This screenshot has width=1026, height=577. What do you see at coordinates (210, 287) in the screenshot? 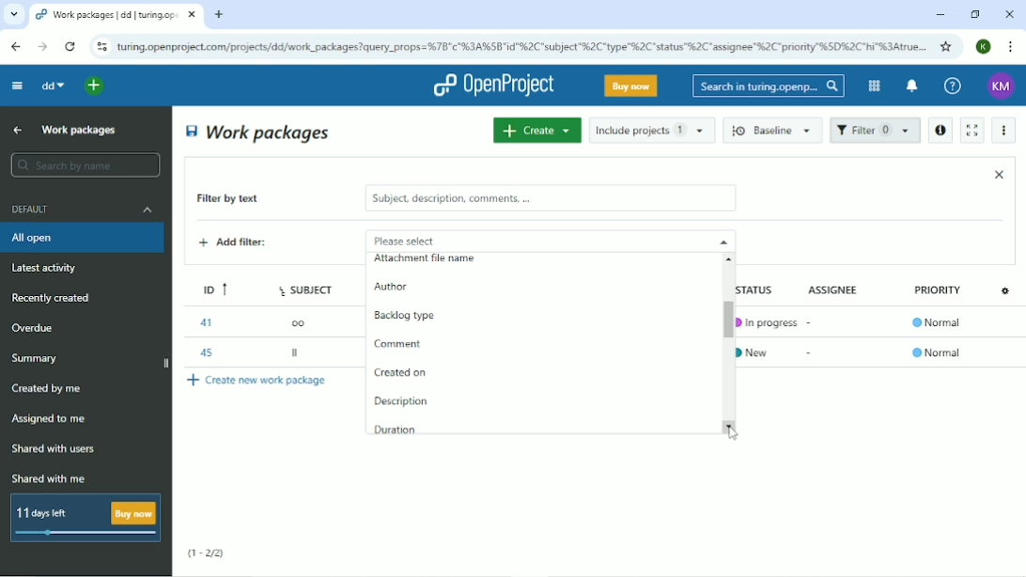
I see `ID` at bounding box center [210, 287].